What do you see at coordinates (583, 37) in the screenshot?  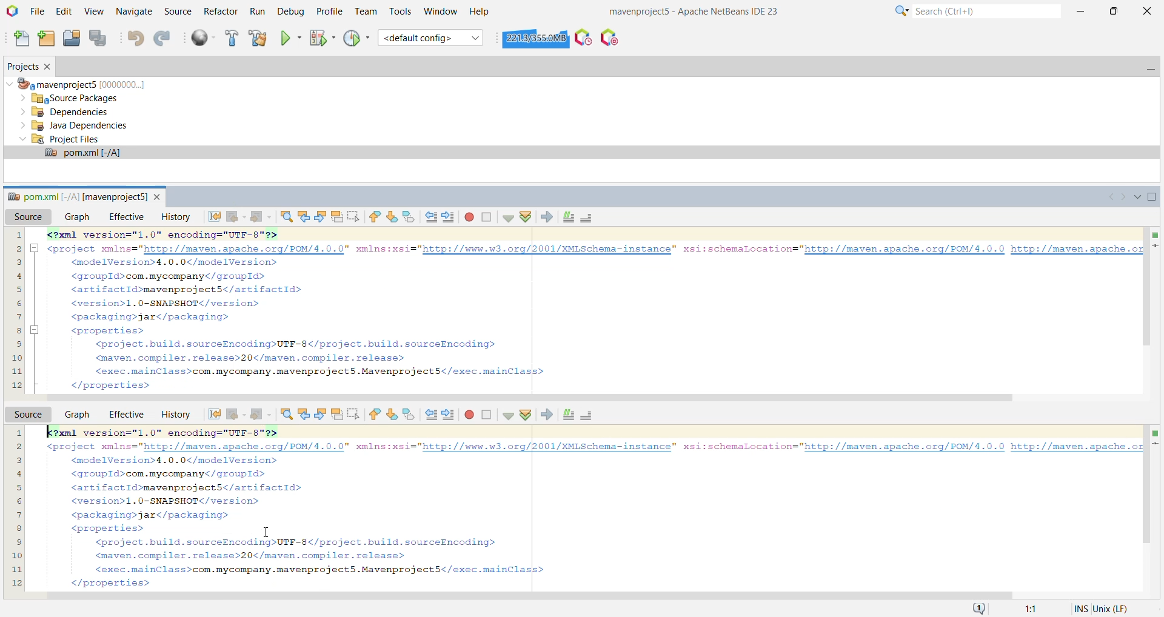 I see `Profile the IDE` at bounding box center [583, 37].